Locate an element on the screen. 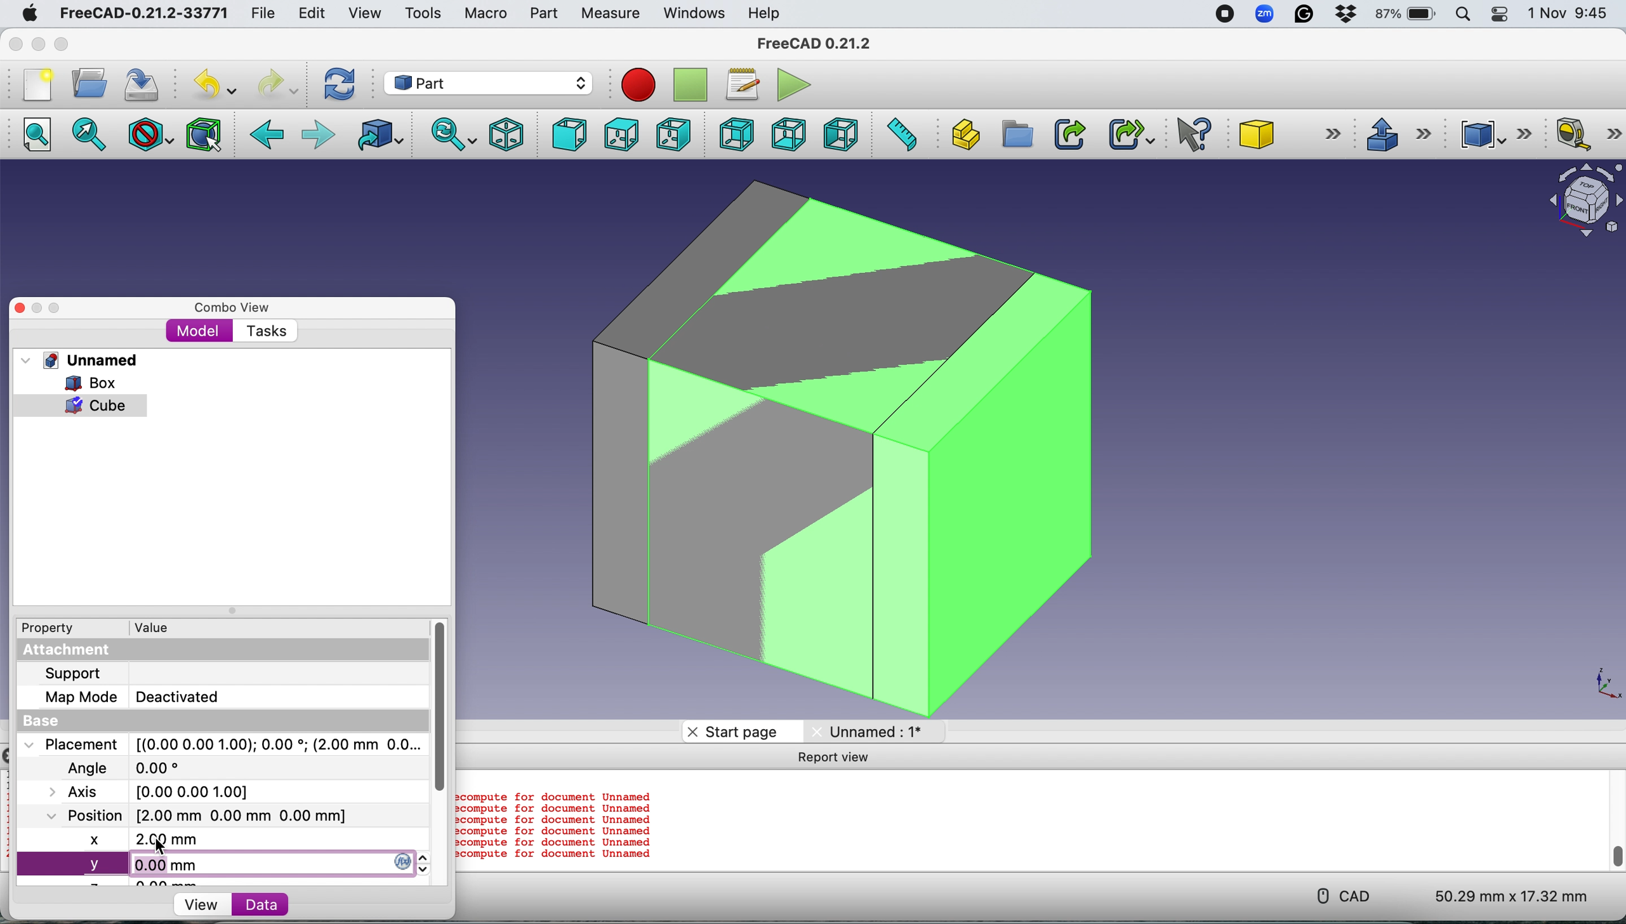 The height and width of the screenshot is (924, 1626). Unnamed is located at coordinates (94, 360).